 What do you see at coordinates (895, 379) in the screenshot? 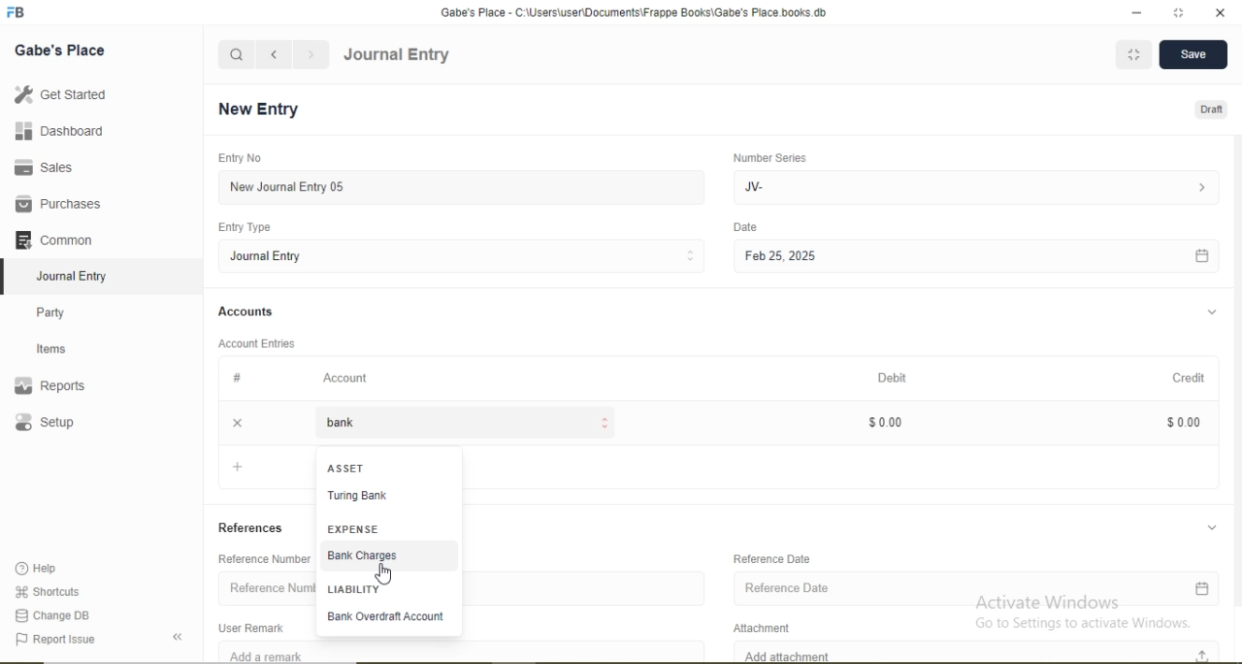
I see `Debit` at bounding box center [895, 379].